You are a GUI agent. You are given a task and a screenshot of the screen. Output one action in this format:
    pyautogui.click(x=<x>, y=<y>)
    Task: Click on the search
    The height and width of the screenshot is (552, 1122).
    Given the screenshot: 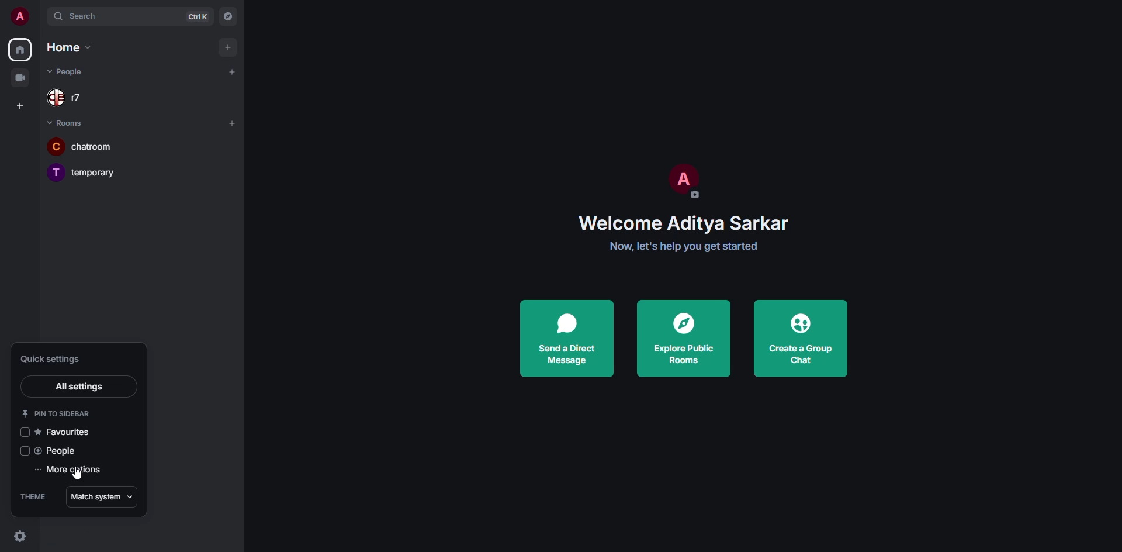 What is the action you would take?
    pyautogui.click(x=86, y=16)
    